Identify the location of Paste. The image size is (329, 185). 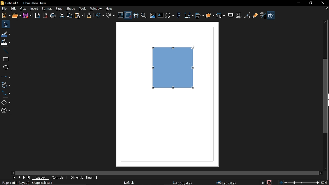
(79, 16).